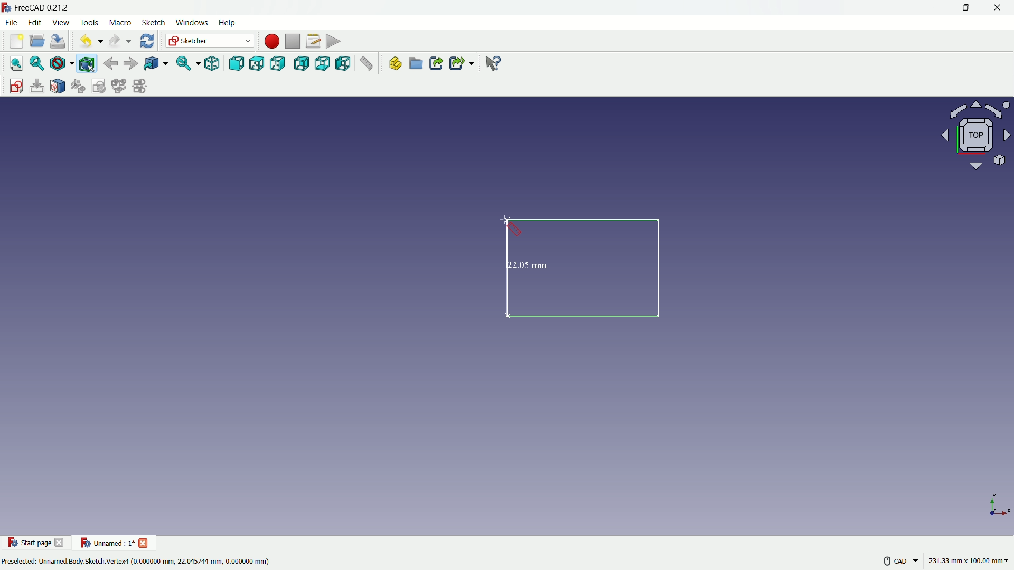 This screenshot has height=570, width=1014. Describe the element at coordinates (898, 560) in the screenshot. I see `more settings` at that location.